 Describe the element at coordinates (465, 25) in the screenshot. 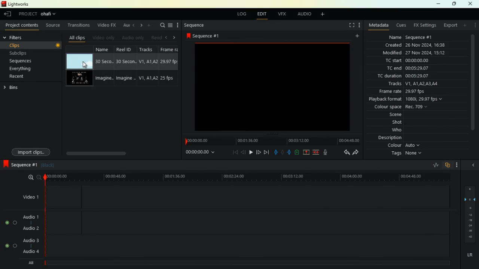

I see `add` at that location.